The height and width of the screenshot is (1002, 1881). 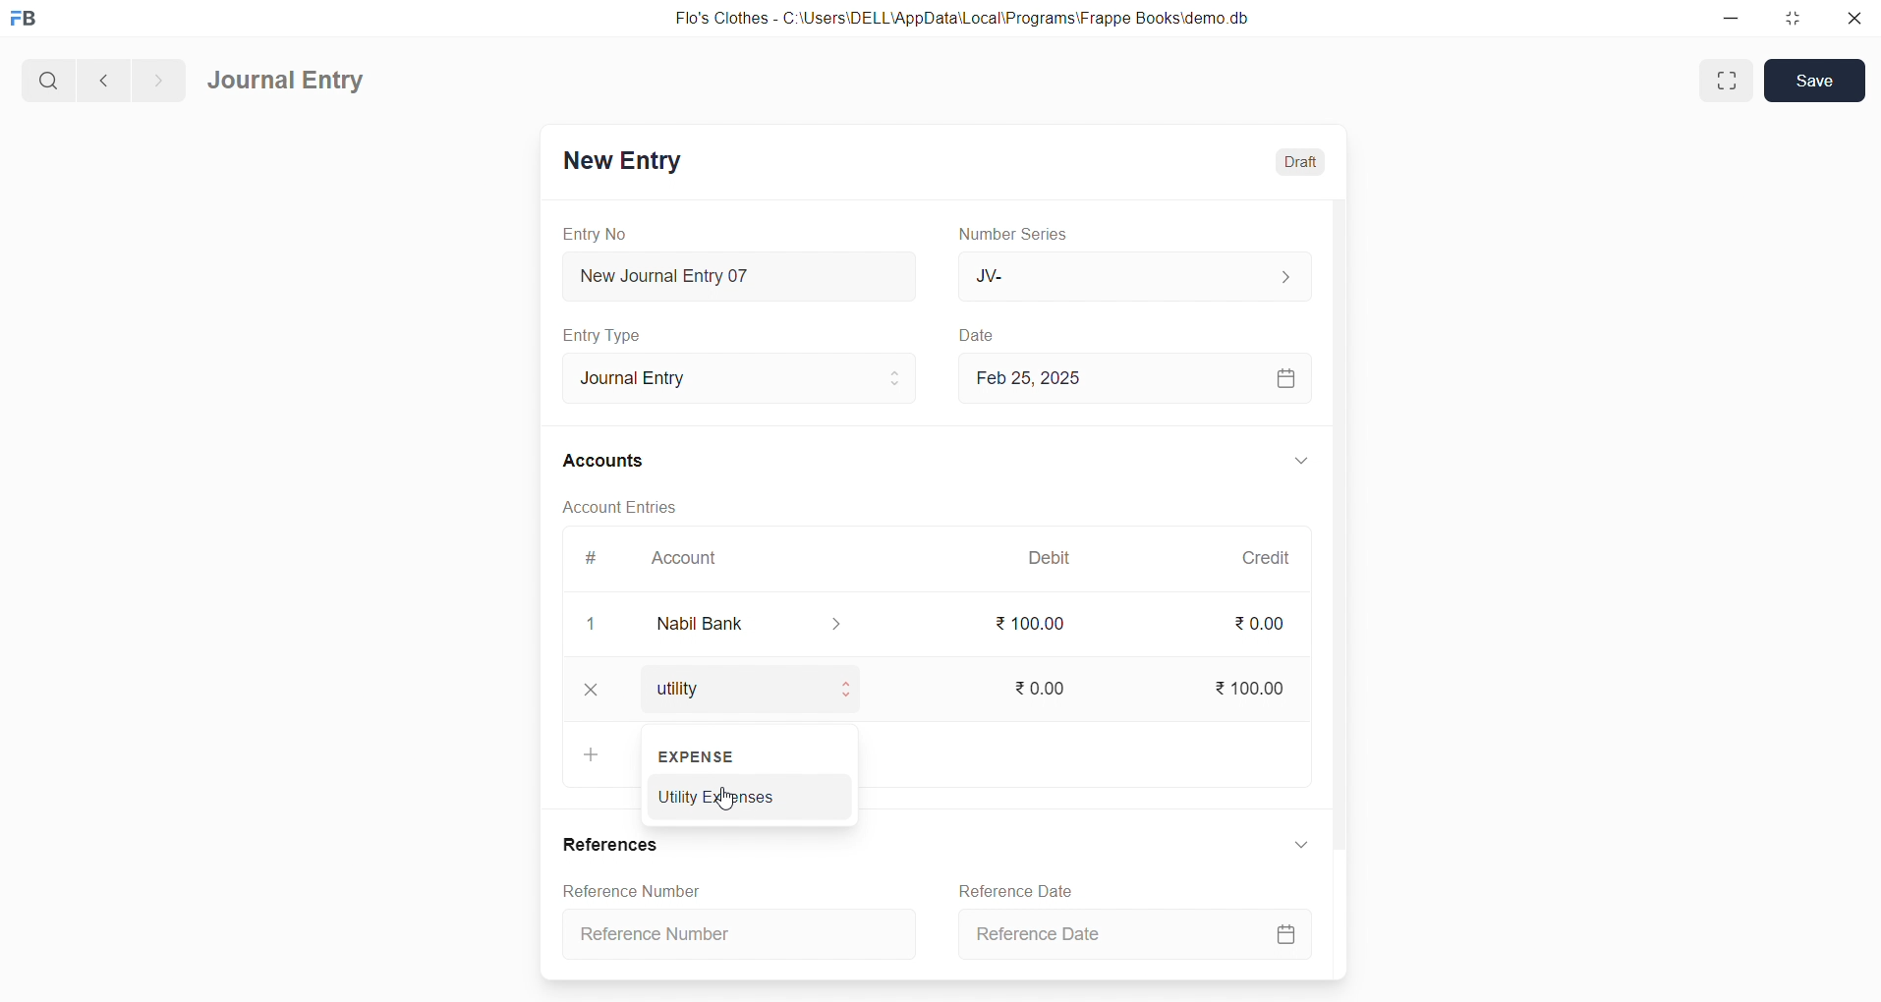 I want to click on Draft, so click(x=1296, y=158).